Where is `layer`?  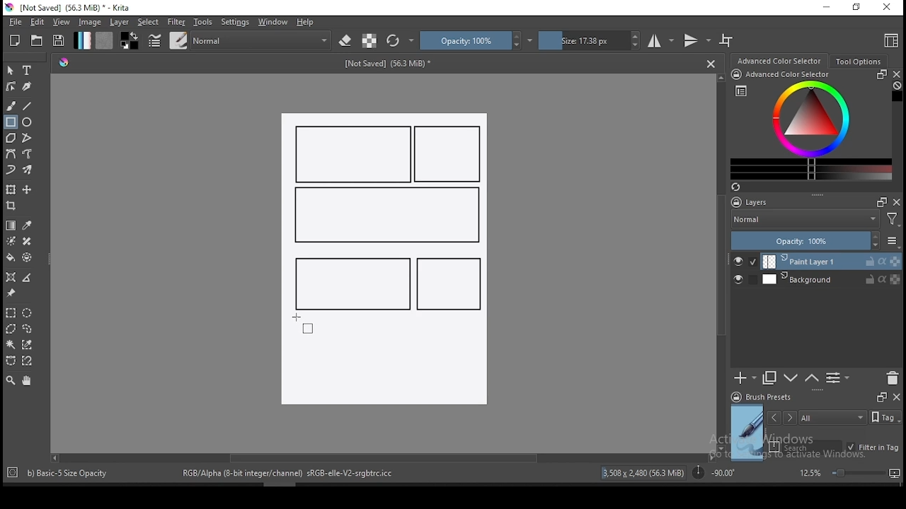 layer is located at coordinates (120, 22).